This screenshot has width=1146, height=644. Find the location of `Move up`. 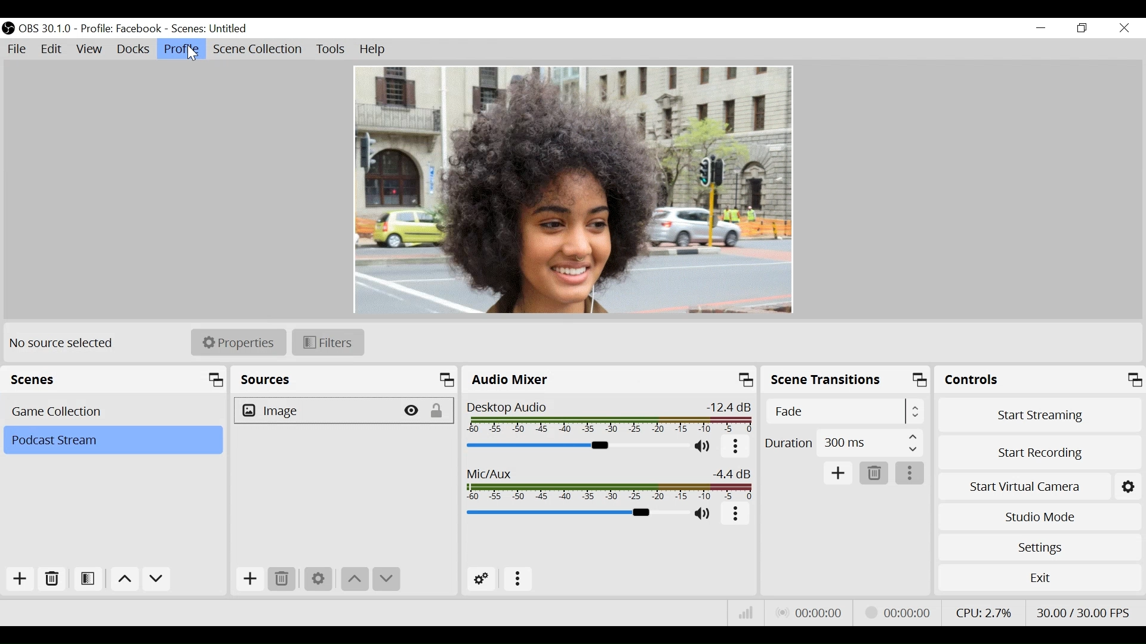

Move up is located at coordinates (125, 579).